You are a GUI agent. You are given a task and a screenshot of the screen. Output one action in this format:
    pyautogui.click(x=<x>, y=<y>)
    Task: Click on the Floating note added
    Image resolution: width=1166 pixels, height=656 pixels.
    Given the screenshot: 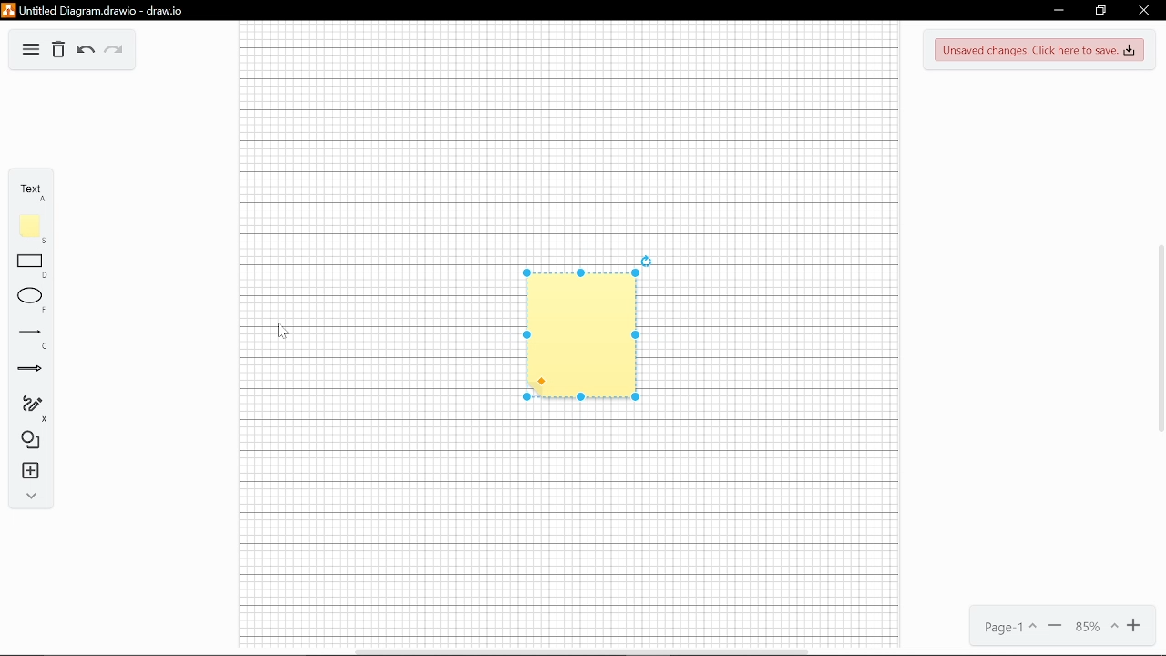 What is the action you would take?
    pyautogui.click(x=567, y=350)
    